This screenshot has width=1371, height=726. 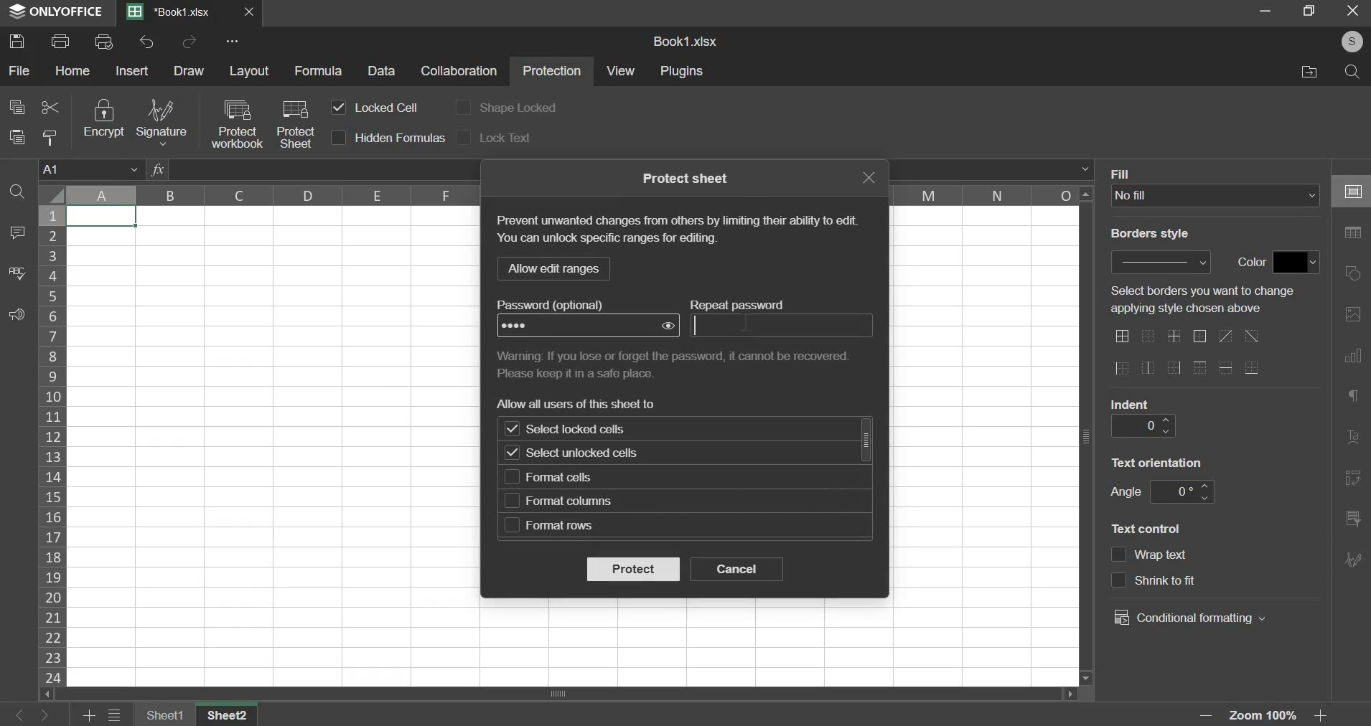 I want to click on right side bar, so click(x=1357, y=192).